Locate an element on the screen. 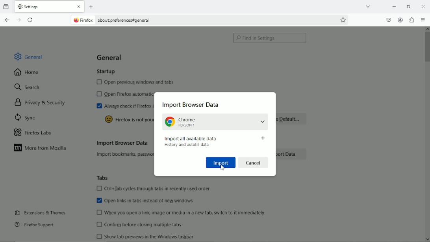 Image resolution: width=430 pixels, height=242 pixels. When you open a link, image or media in a new tab, switch to it immediately is located at coordinates (185, 213).